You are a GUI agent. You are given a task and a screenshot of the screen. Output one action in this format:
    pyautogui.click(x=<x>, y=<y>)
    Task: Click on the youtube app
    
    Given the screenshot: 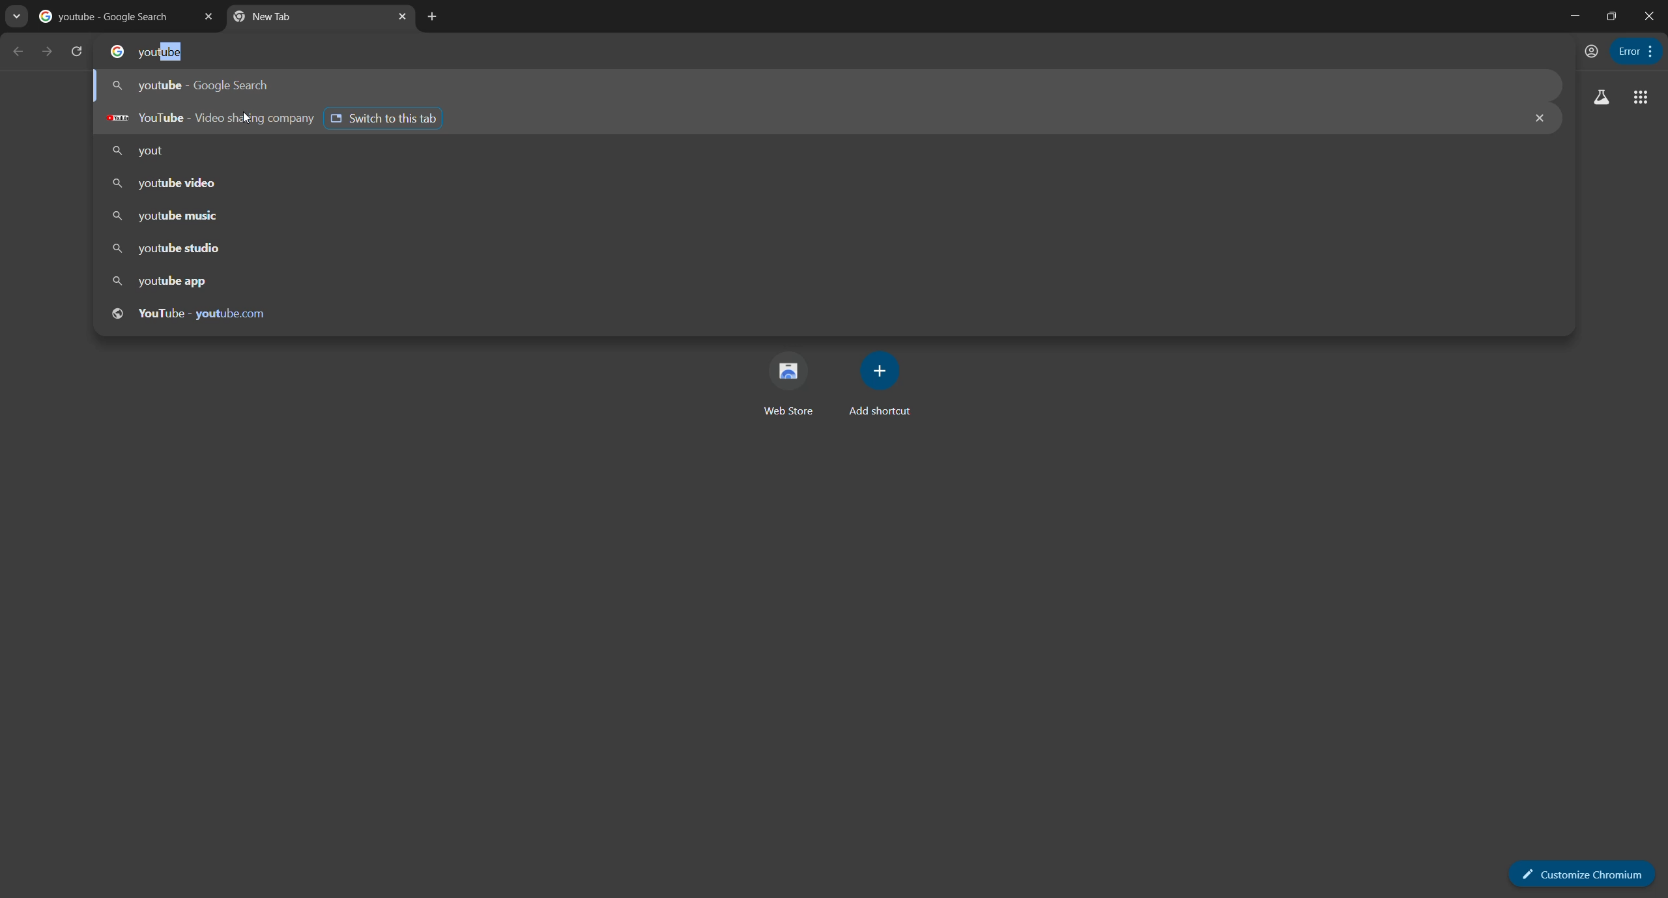 What is the action you would take?
    pyautogui.click(x=159, y=282)
    